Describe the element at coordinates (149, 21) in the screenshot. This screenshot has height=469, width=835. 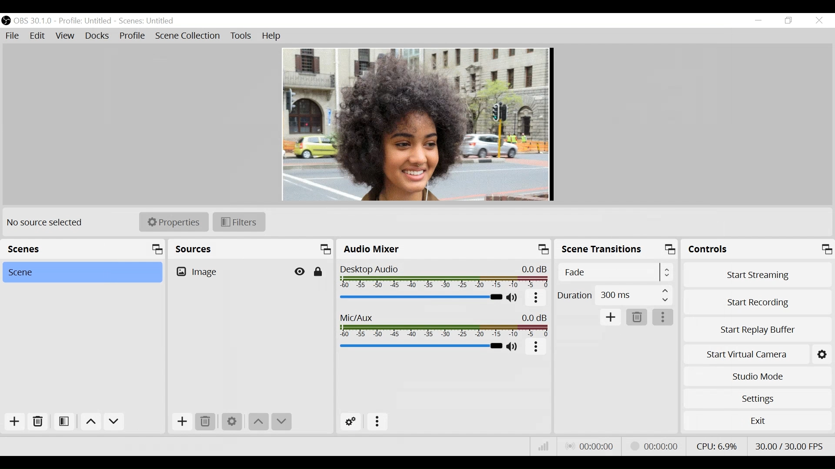
I see `Scene Name` at that location.